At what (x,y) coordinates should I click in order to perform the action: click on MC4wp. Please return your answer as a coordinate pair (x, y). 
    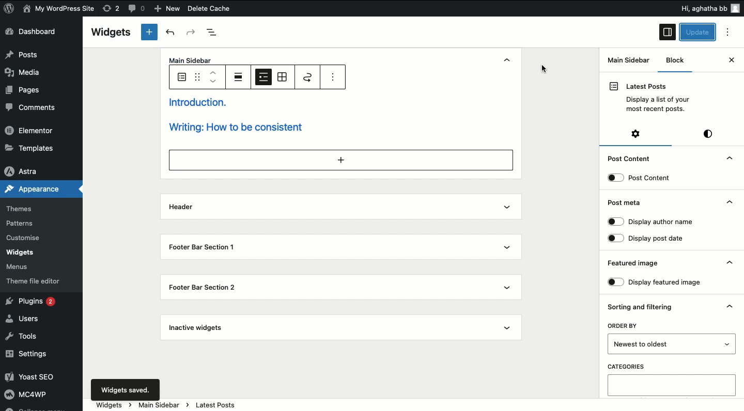
    Looking at the image, I should click on (33, 396).